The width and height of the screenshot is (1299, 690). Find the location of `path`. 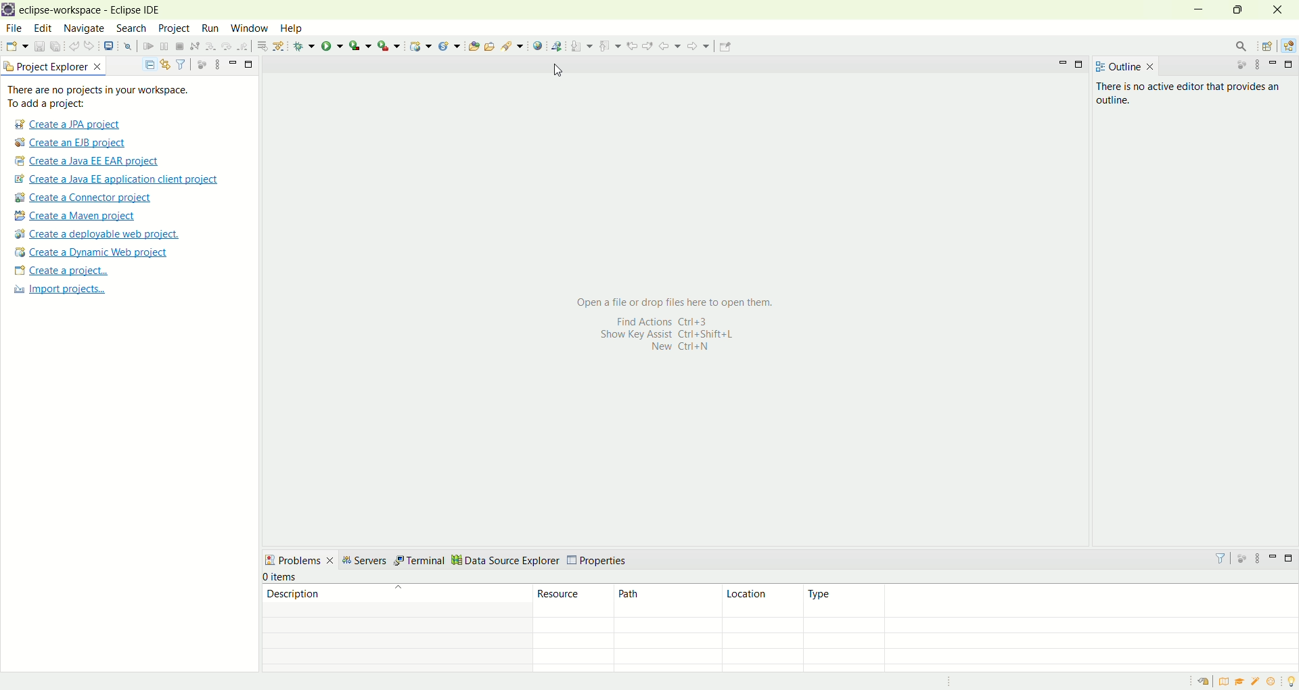

path is located at coordinates (668, 600).